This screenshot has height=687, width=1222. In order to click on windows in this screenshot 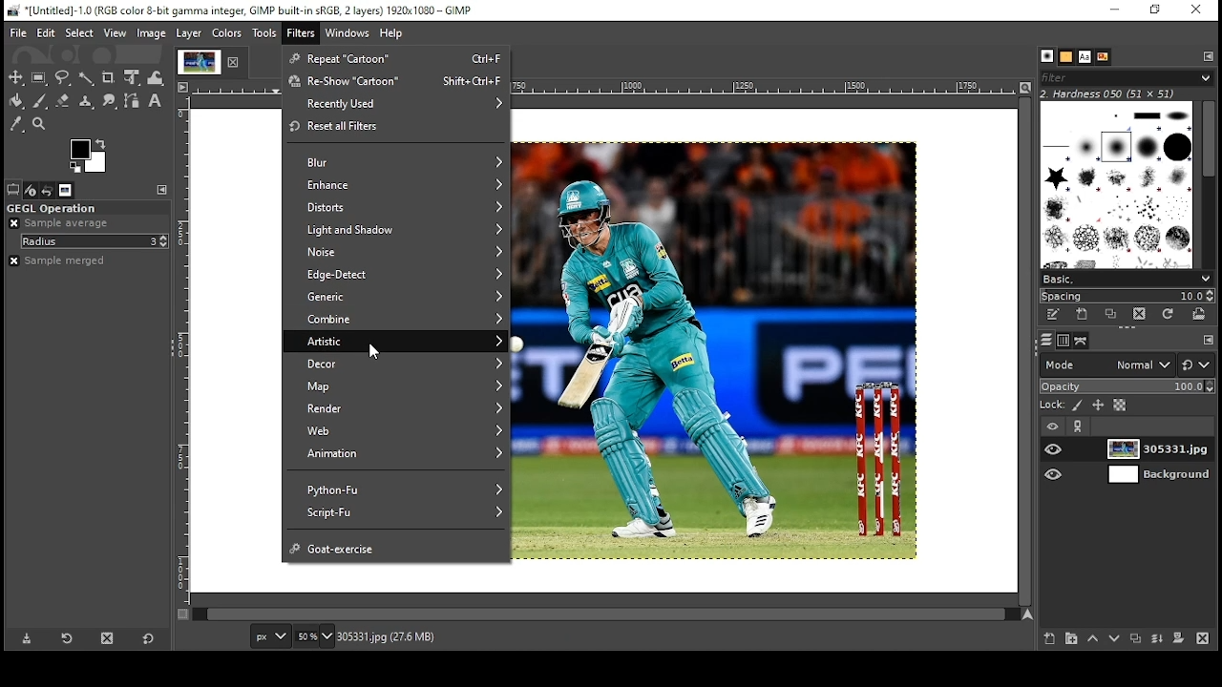, I will do `click(347, 33)`.